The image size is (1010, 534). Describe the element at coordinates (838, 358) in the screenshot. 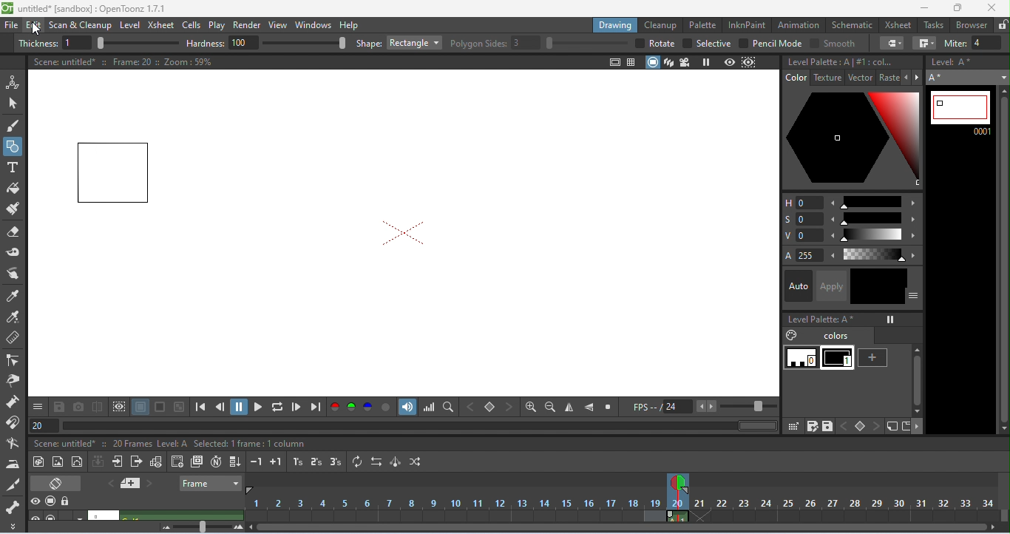

I see `1` at that location.